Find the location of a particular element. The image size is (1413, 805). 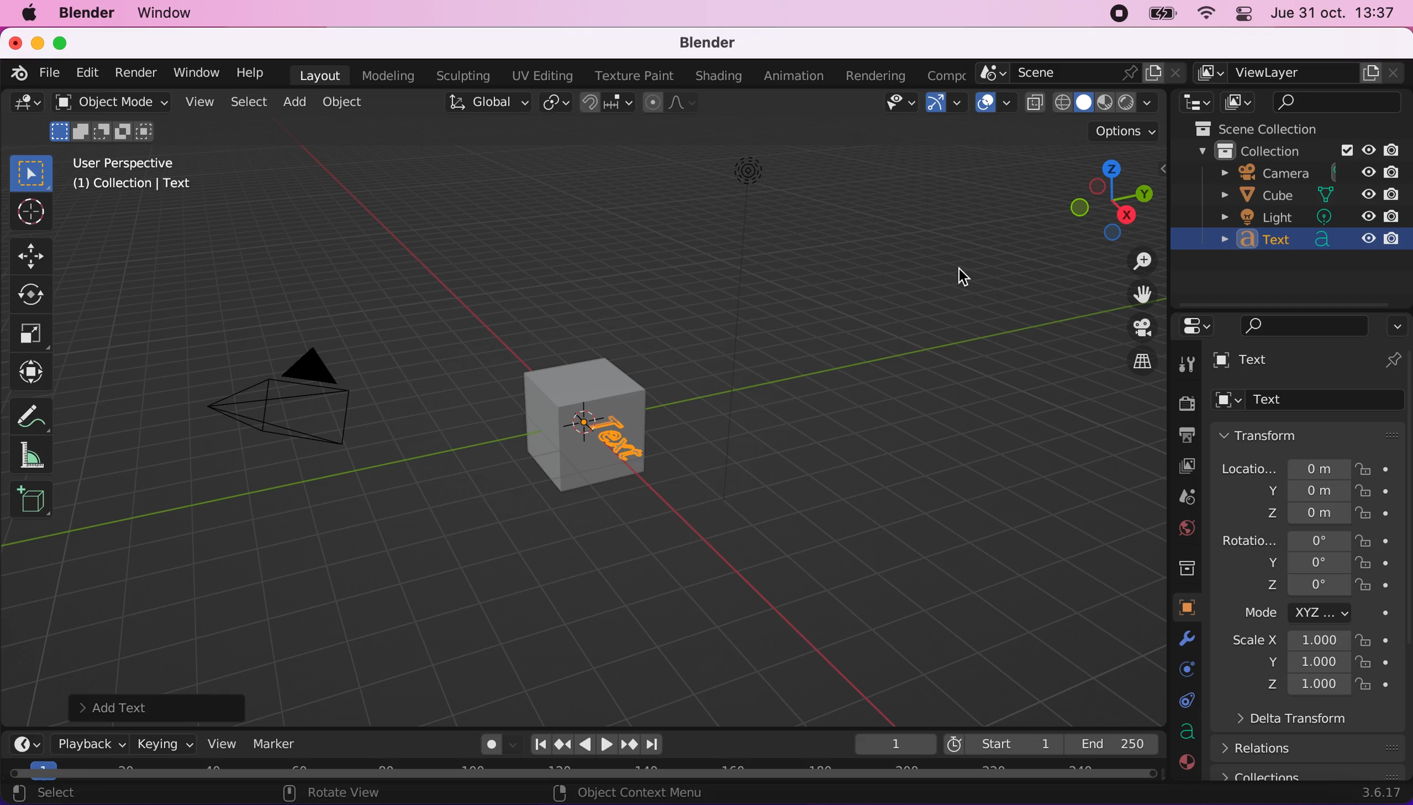

object context menu is located at coordinates (633, 794).